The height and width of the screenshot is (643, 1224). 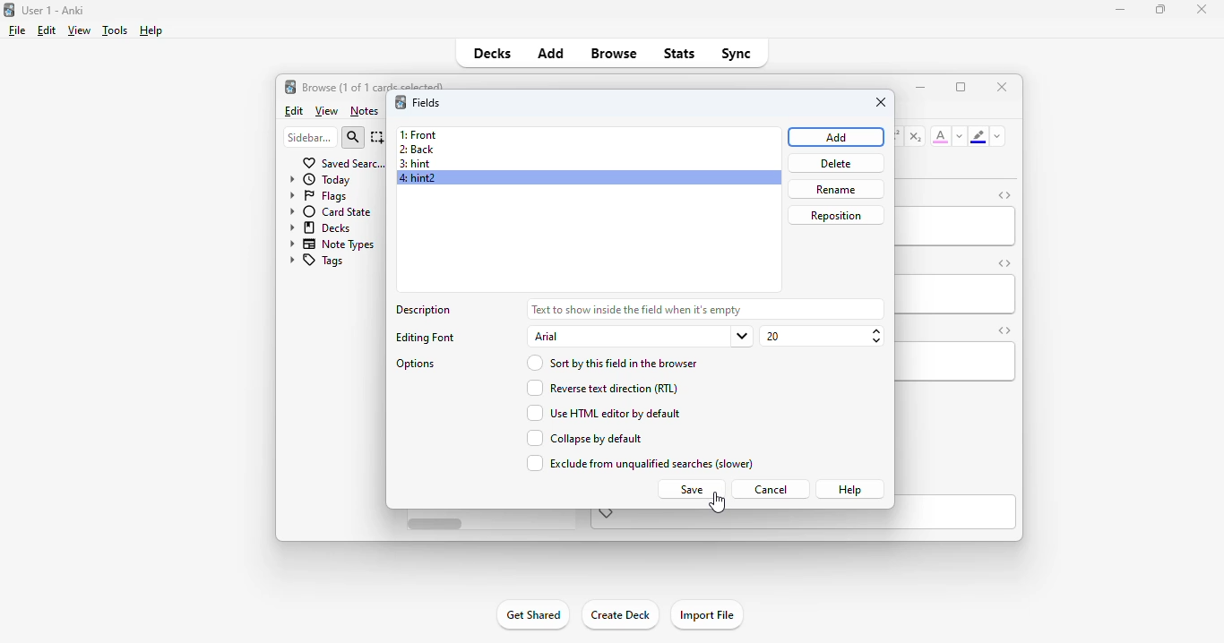 What do you see at coordinates (680, 53) in the screenshot?
I see `stats` at bounding box center [680, 53].